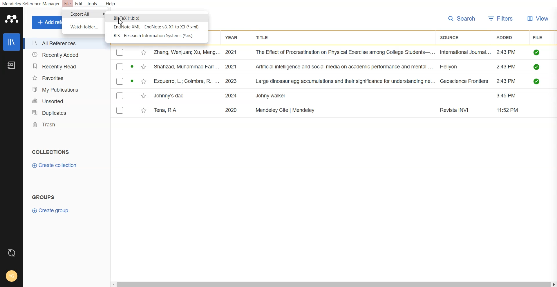 Image resolution: width=557 pixels, height=287 pixels. I want to click on My Publication, so click(65, 89).